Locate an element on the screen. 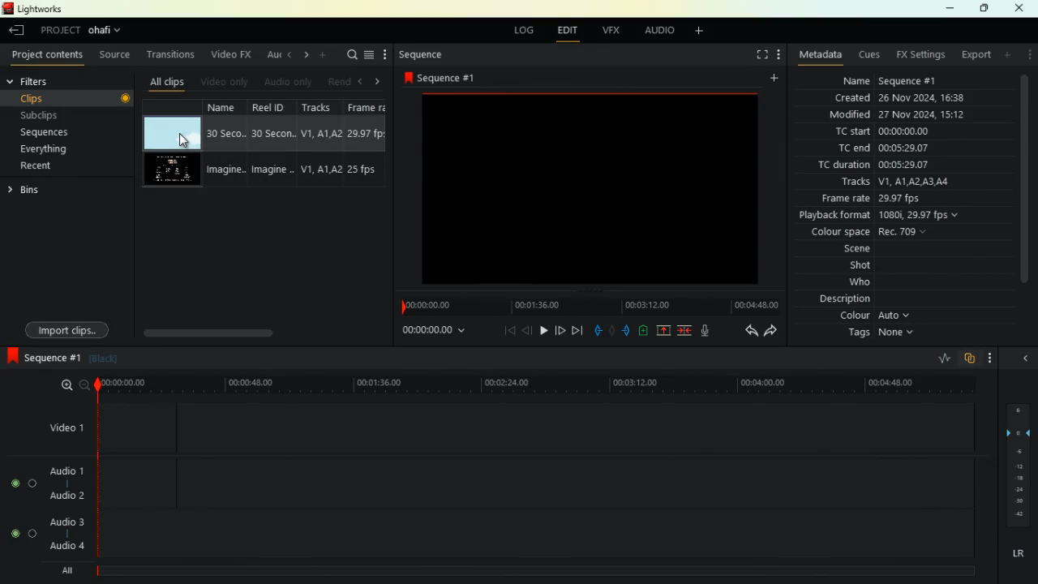 This screenshot has width=1038, height=584. menu is located at coordinates (370, 54).